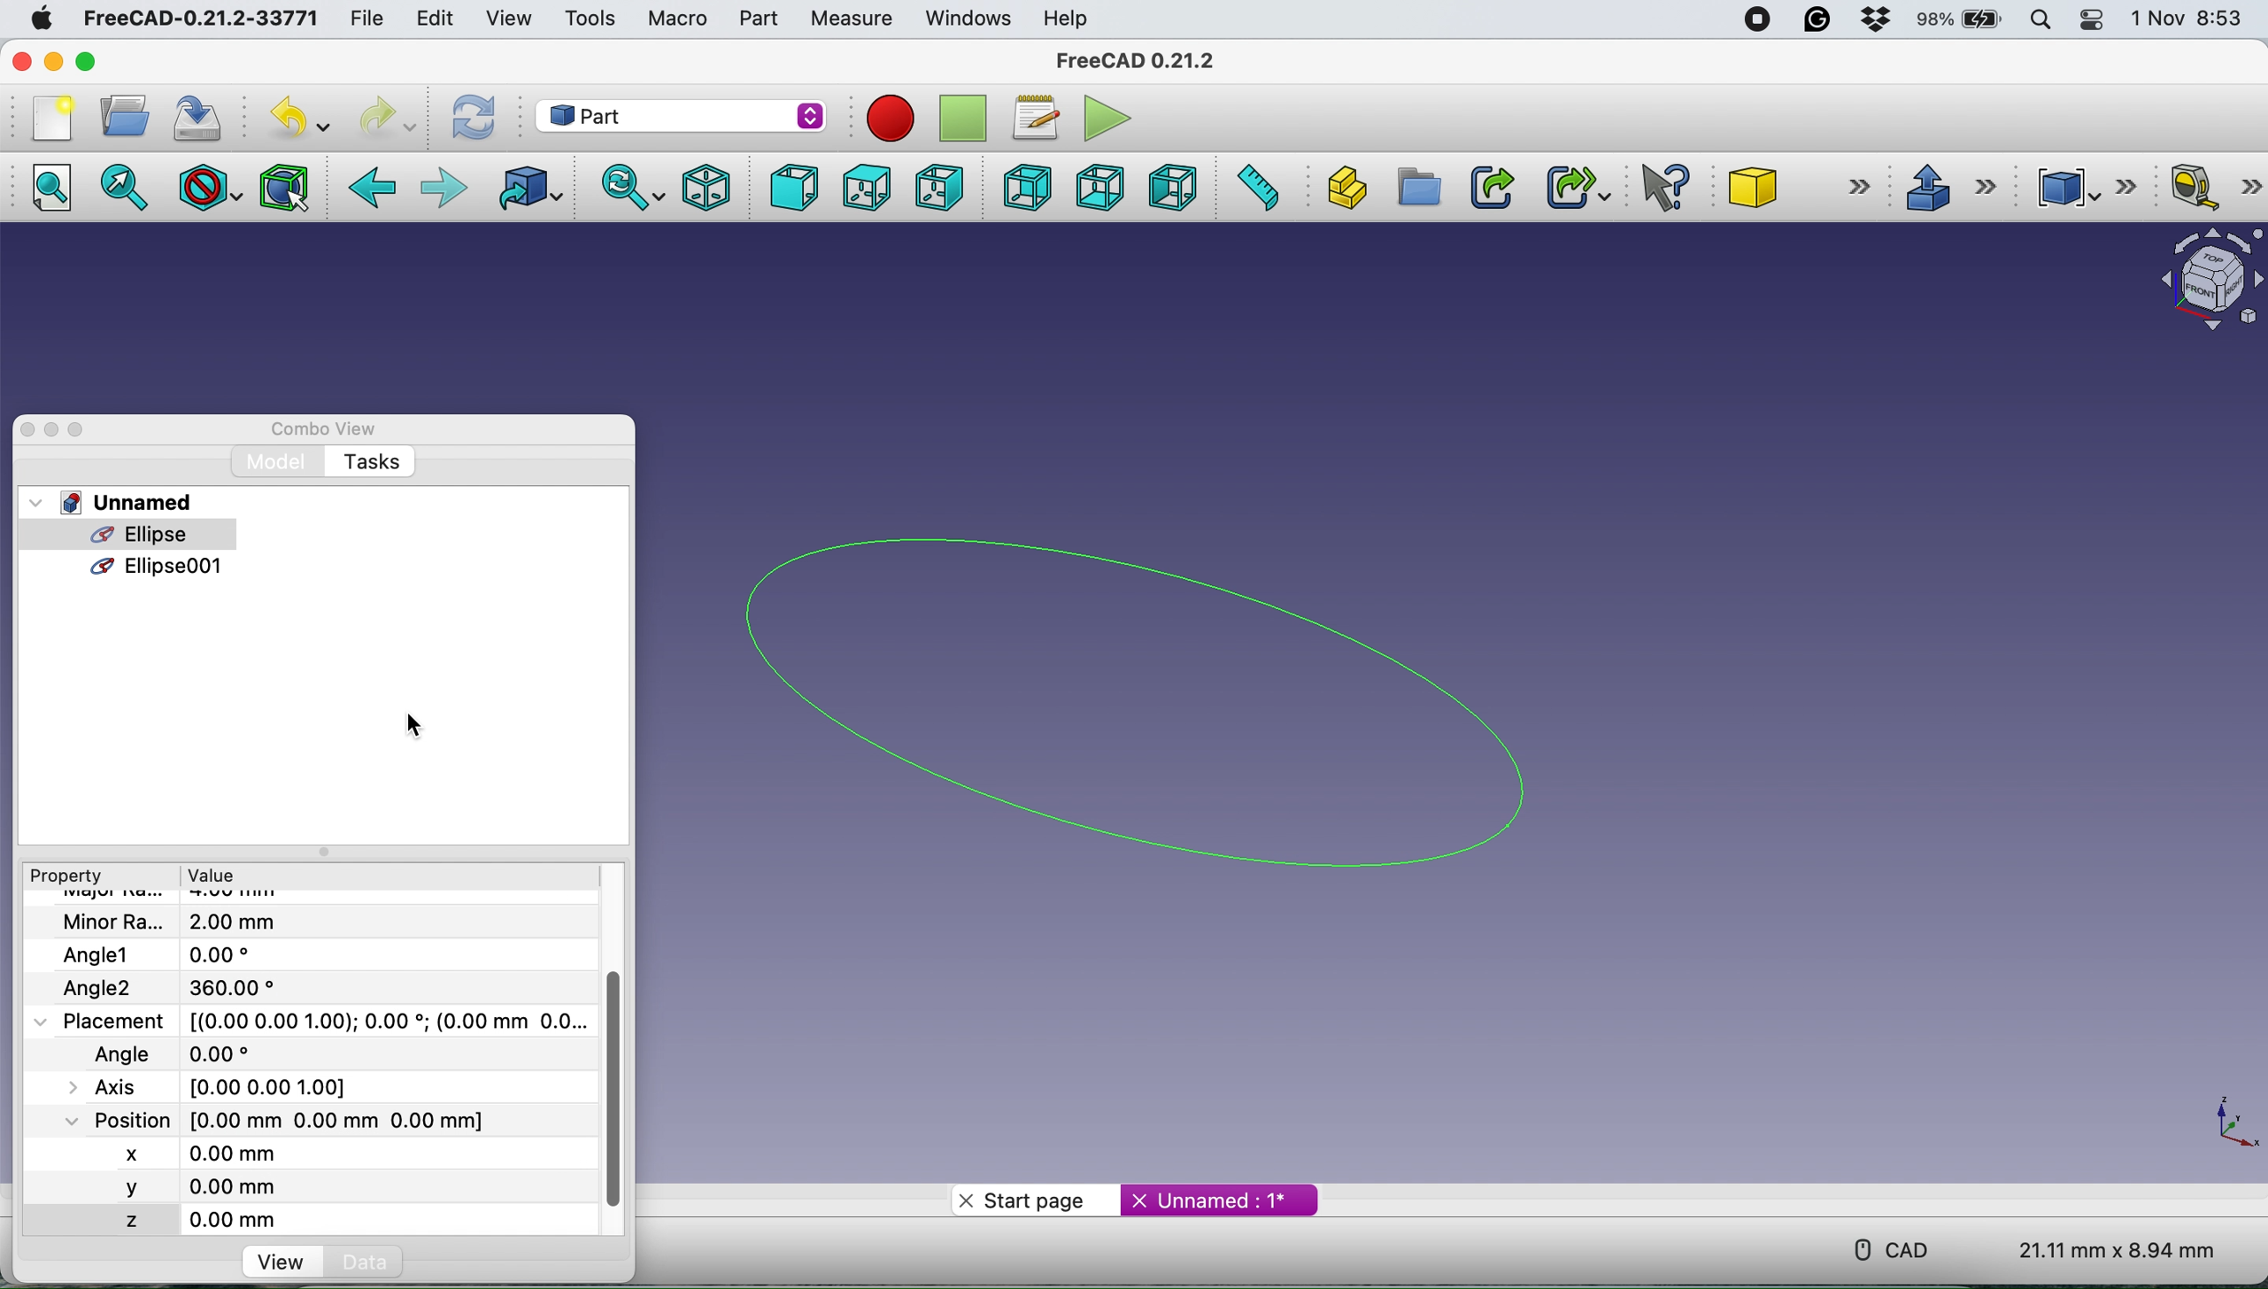 The image size is (2268, 1289). Describe the element at coordinates (120, 502) in the screenshot. I see `unnamed` at that location.